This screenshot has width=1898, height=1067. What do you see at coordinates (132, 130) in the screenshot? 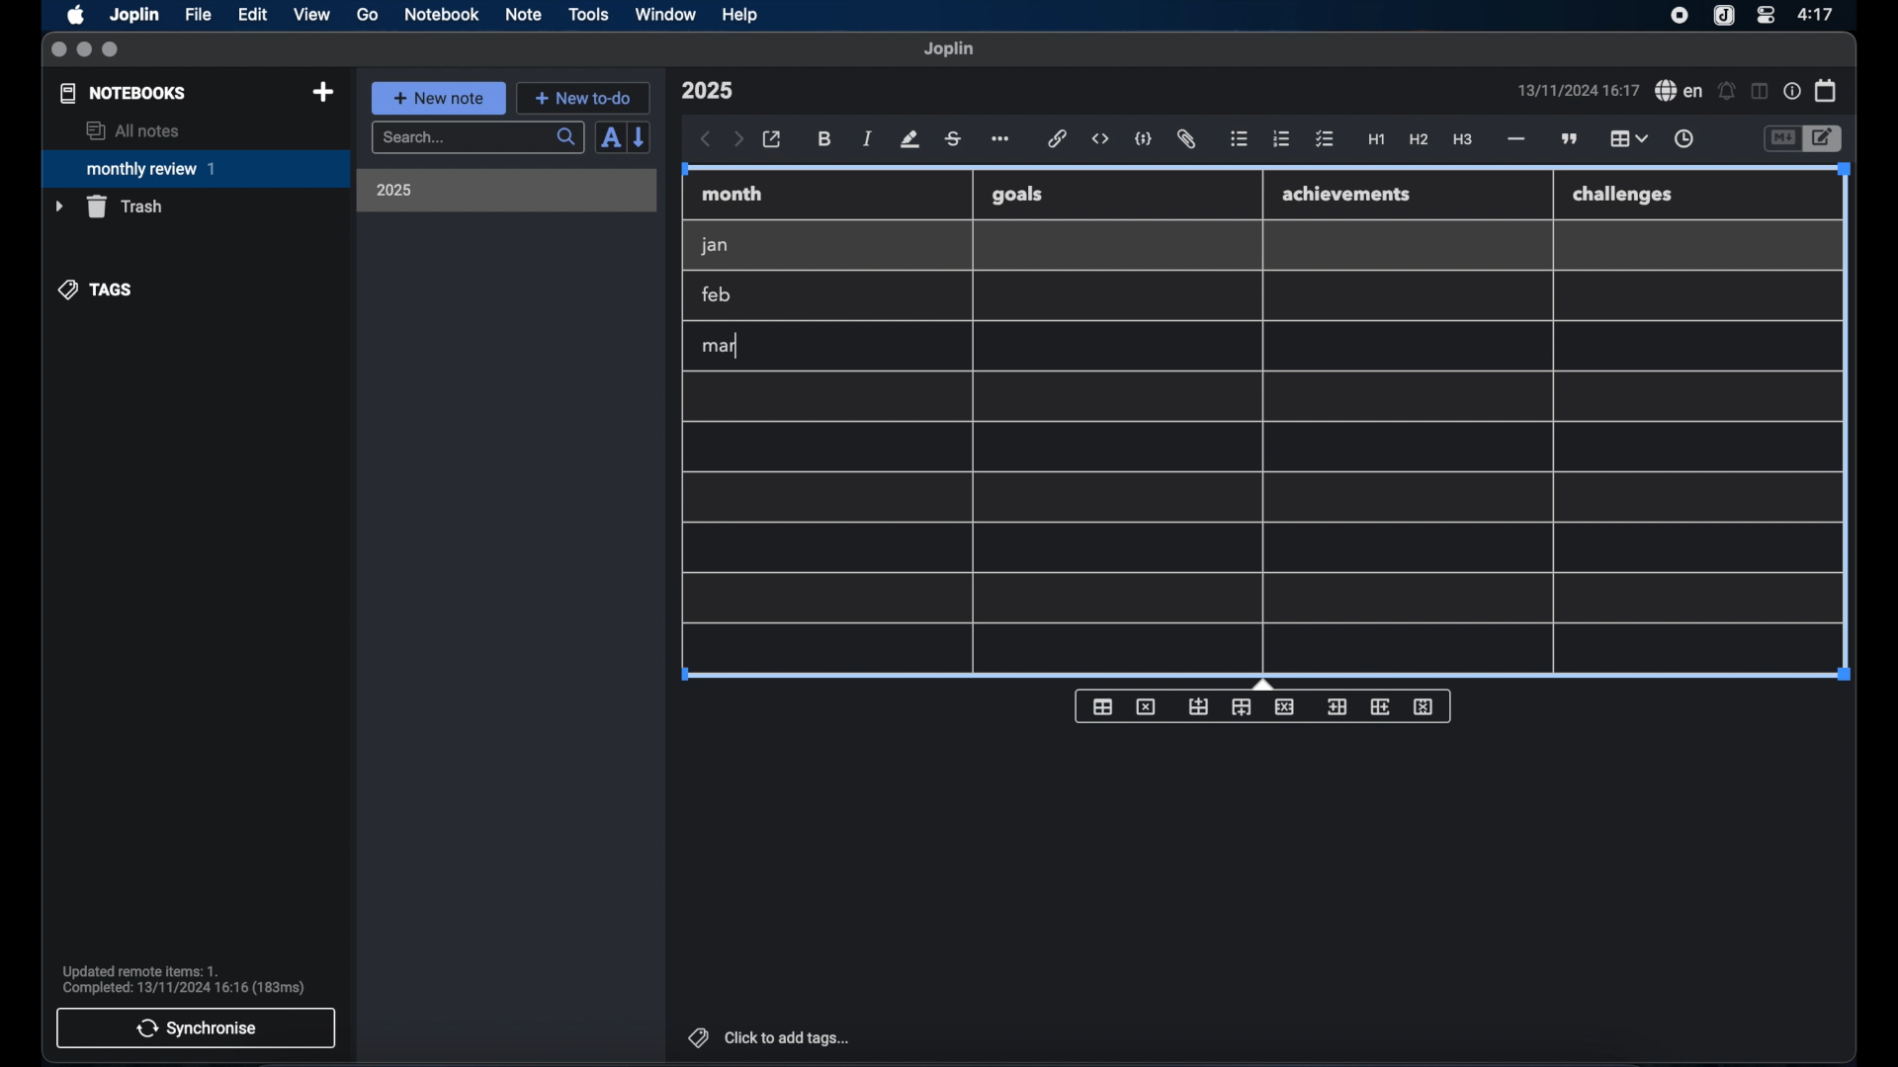
I see `all notes` at bounding box center [132, 130].